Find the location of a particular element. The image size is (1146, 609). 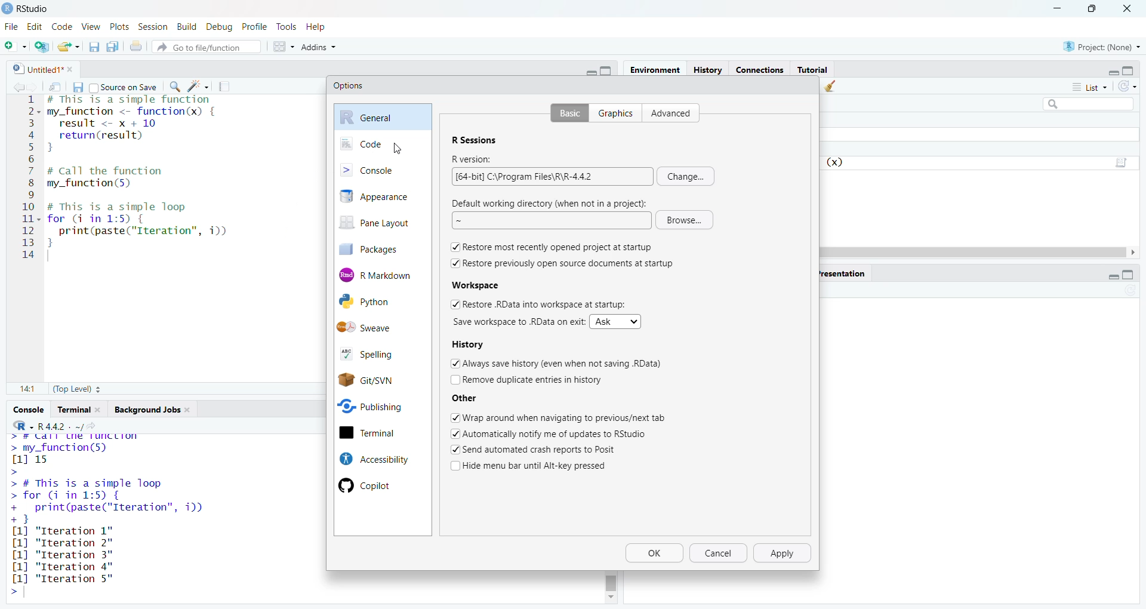

project: (None) is located at coordinates (1102, 47).